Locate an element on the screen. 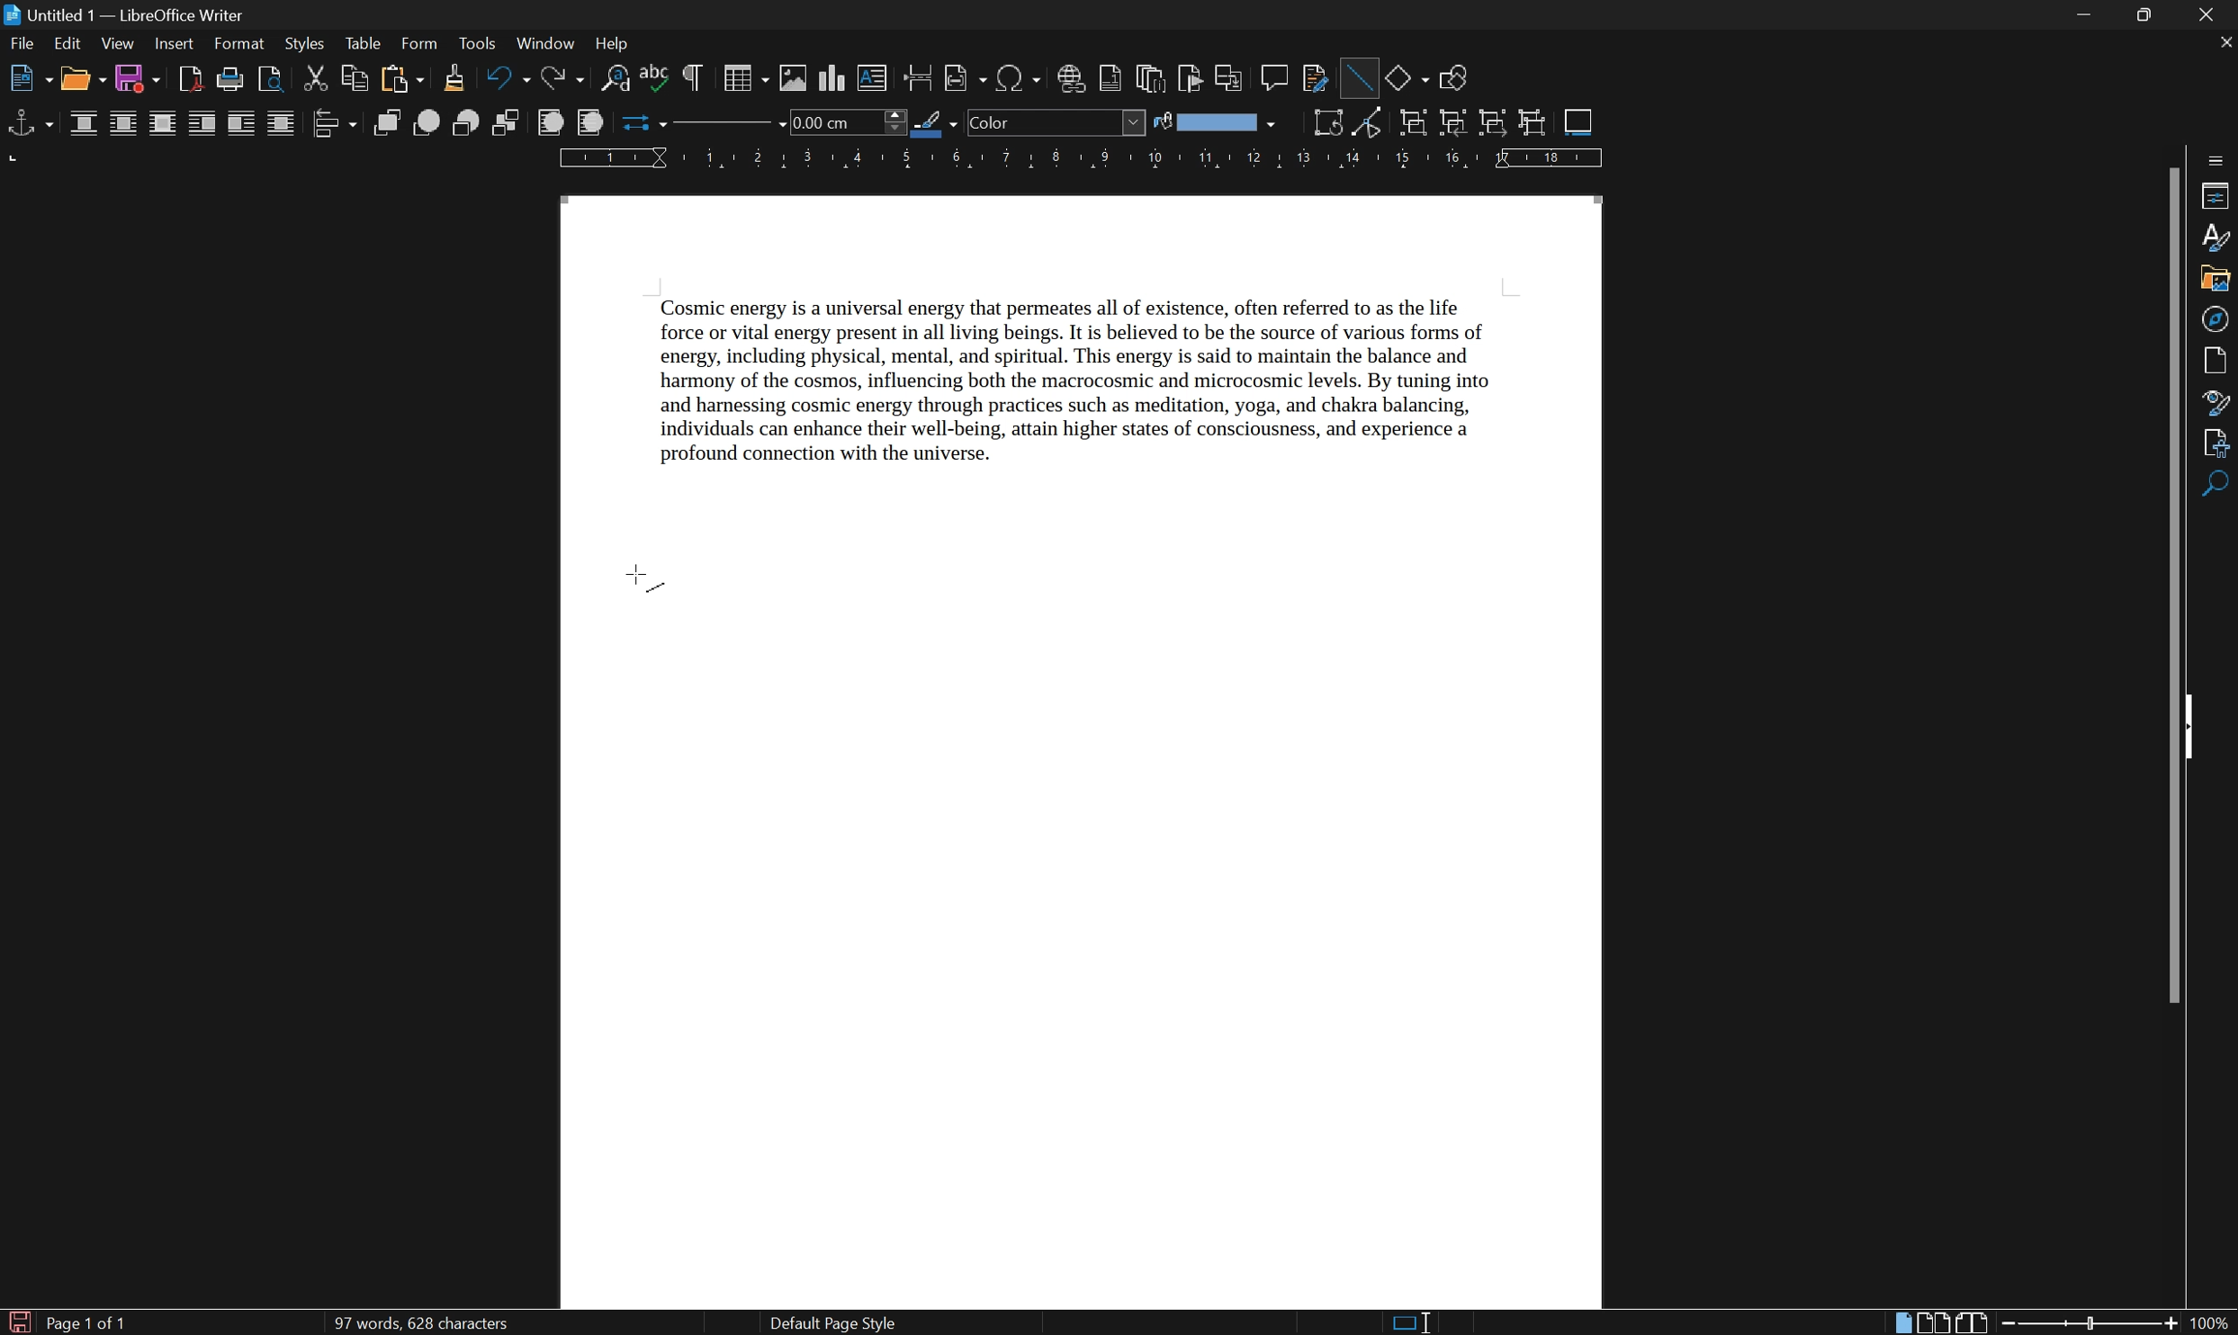 The height and width of the screenshot is (1335, 2238). insert comment is located at coordinates (1277, 76).